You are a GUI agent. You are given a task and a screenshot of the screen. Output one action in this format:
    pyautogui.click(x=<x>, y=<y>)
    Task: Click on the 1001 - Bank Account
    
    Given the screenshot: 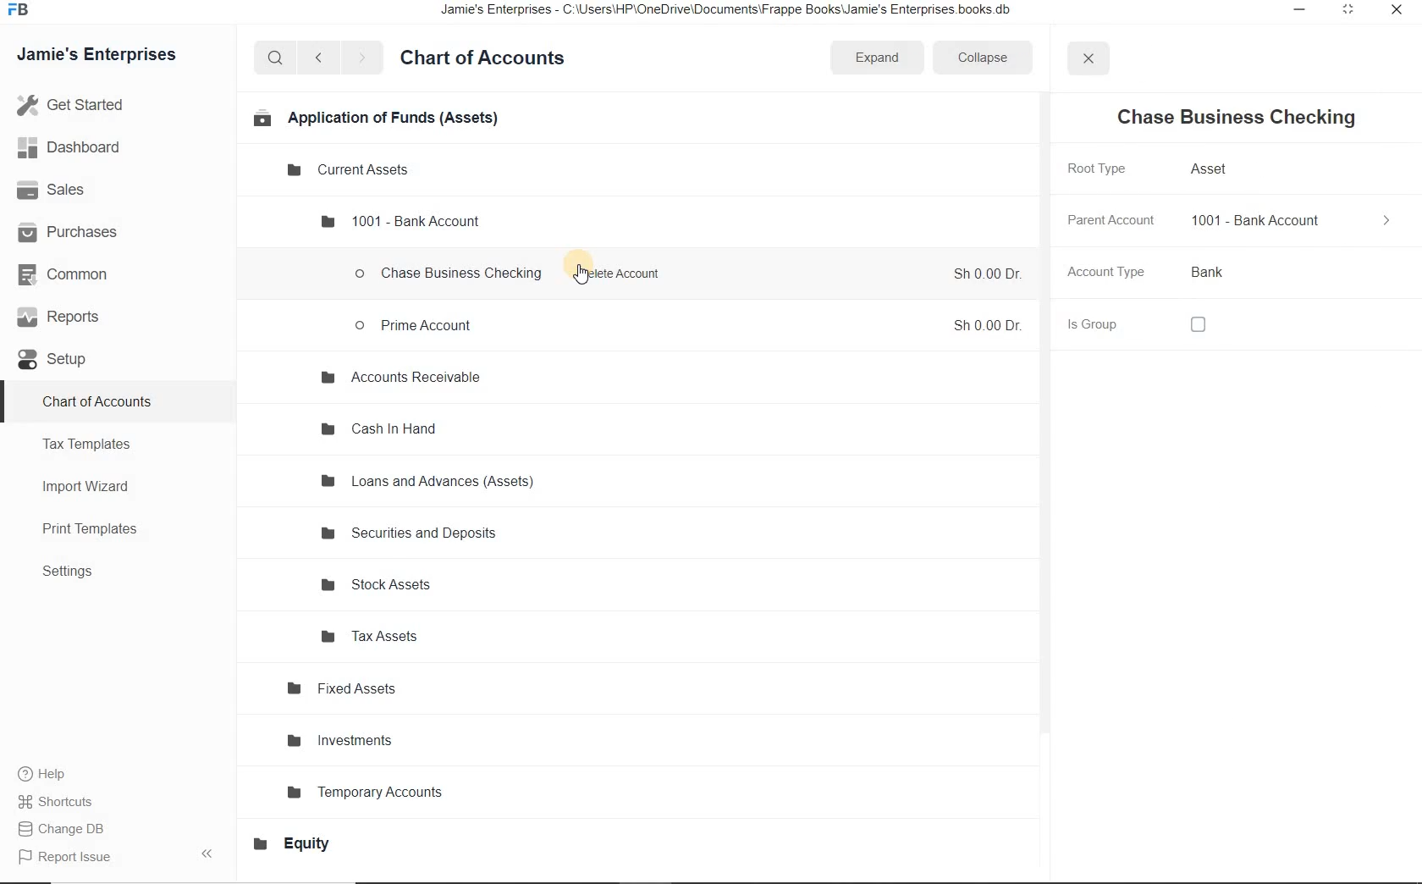 What is the action you would take?
    pyautogui.click(x=1256, y=222)
    